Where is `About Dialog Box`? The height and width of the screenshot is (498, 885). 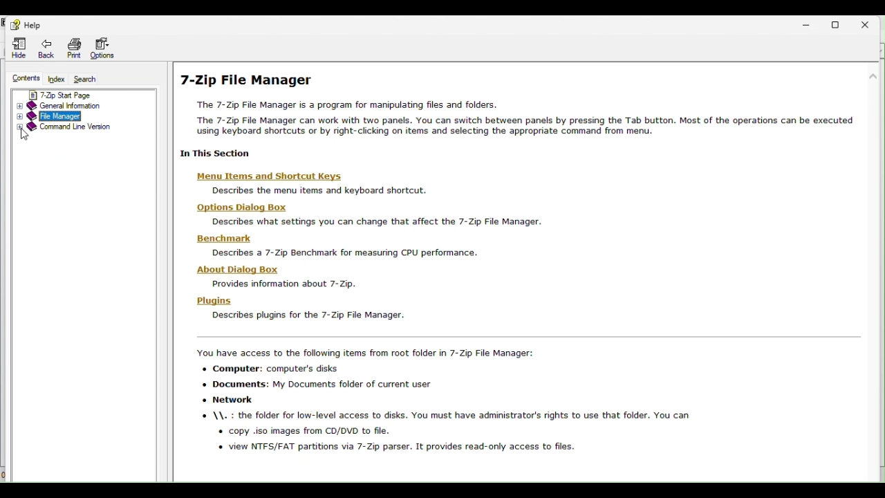
About Dialog Box is located at coordinates (293, 275).